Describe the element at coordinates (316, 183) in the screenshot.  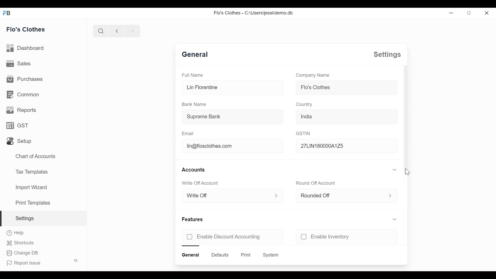
I see `Round Off Account` at that location.